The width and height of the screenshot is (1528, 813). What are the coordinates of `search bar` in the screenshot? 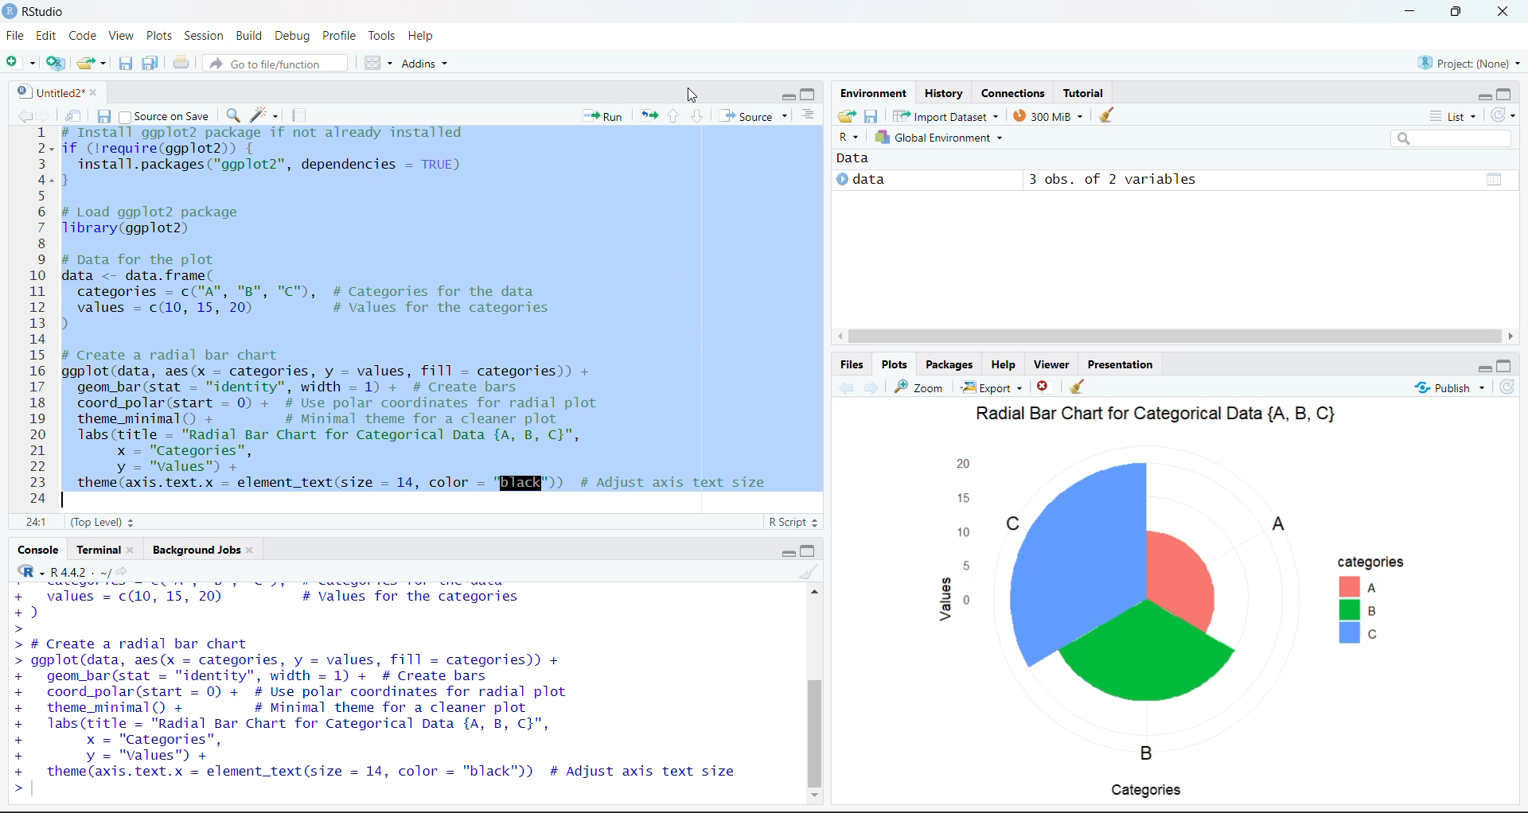 It's located at (1450, 138).